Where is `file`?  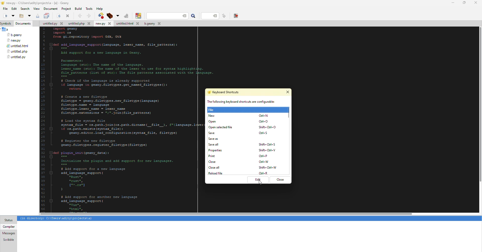
file is located at coordinates (5, 9).